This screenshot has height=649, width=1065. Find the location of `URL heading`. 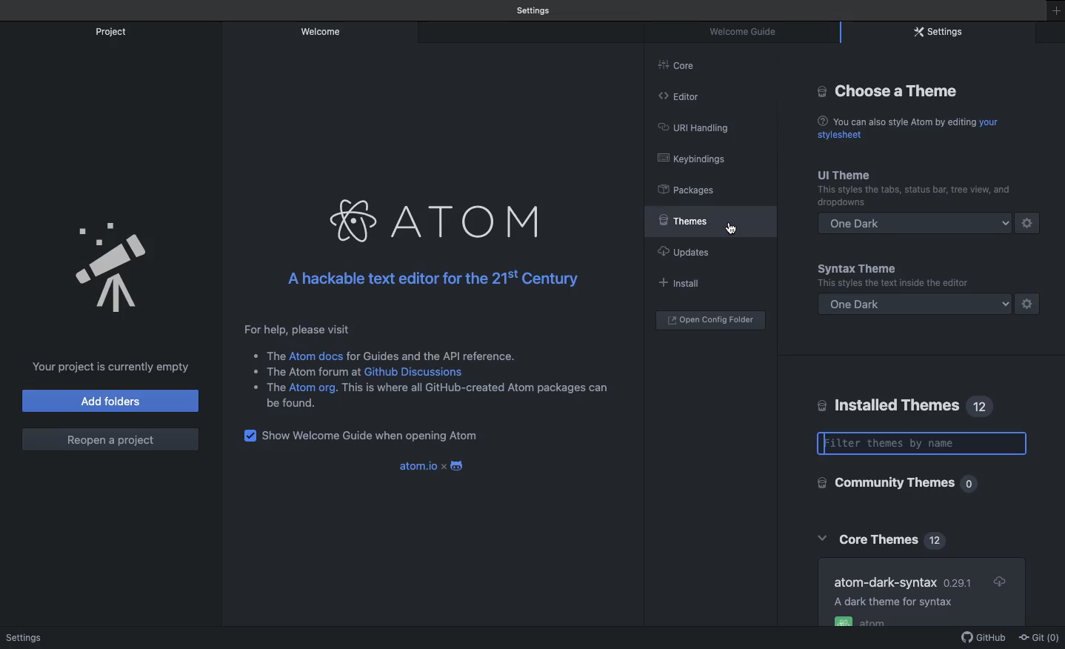

URL heading is located at coordinates (697, 127).